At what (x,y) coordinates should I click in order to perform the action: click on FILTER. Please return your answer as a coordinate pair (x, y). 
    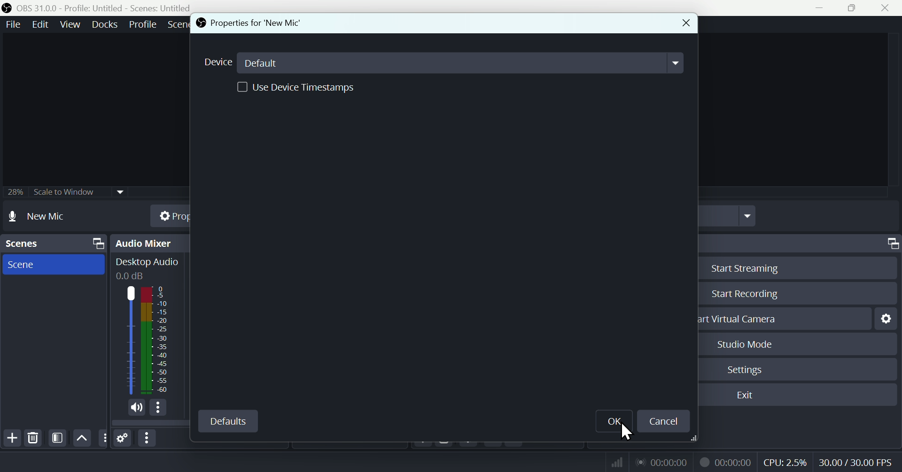
    Looking at the image, I should click on (56, 438).